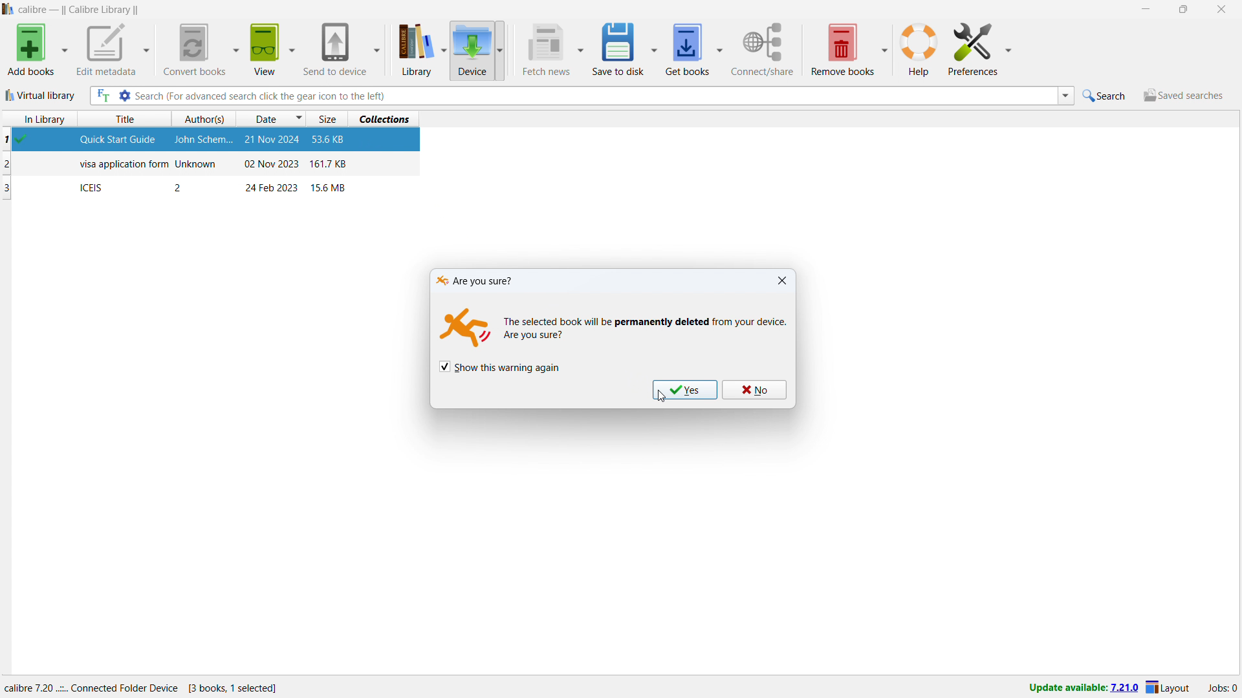 The width and height of the screenshot is (1242, 698). Describe the element at coordinates (80, 10) in the screenshot. I see `title` at that location.